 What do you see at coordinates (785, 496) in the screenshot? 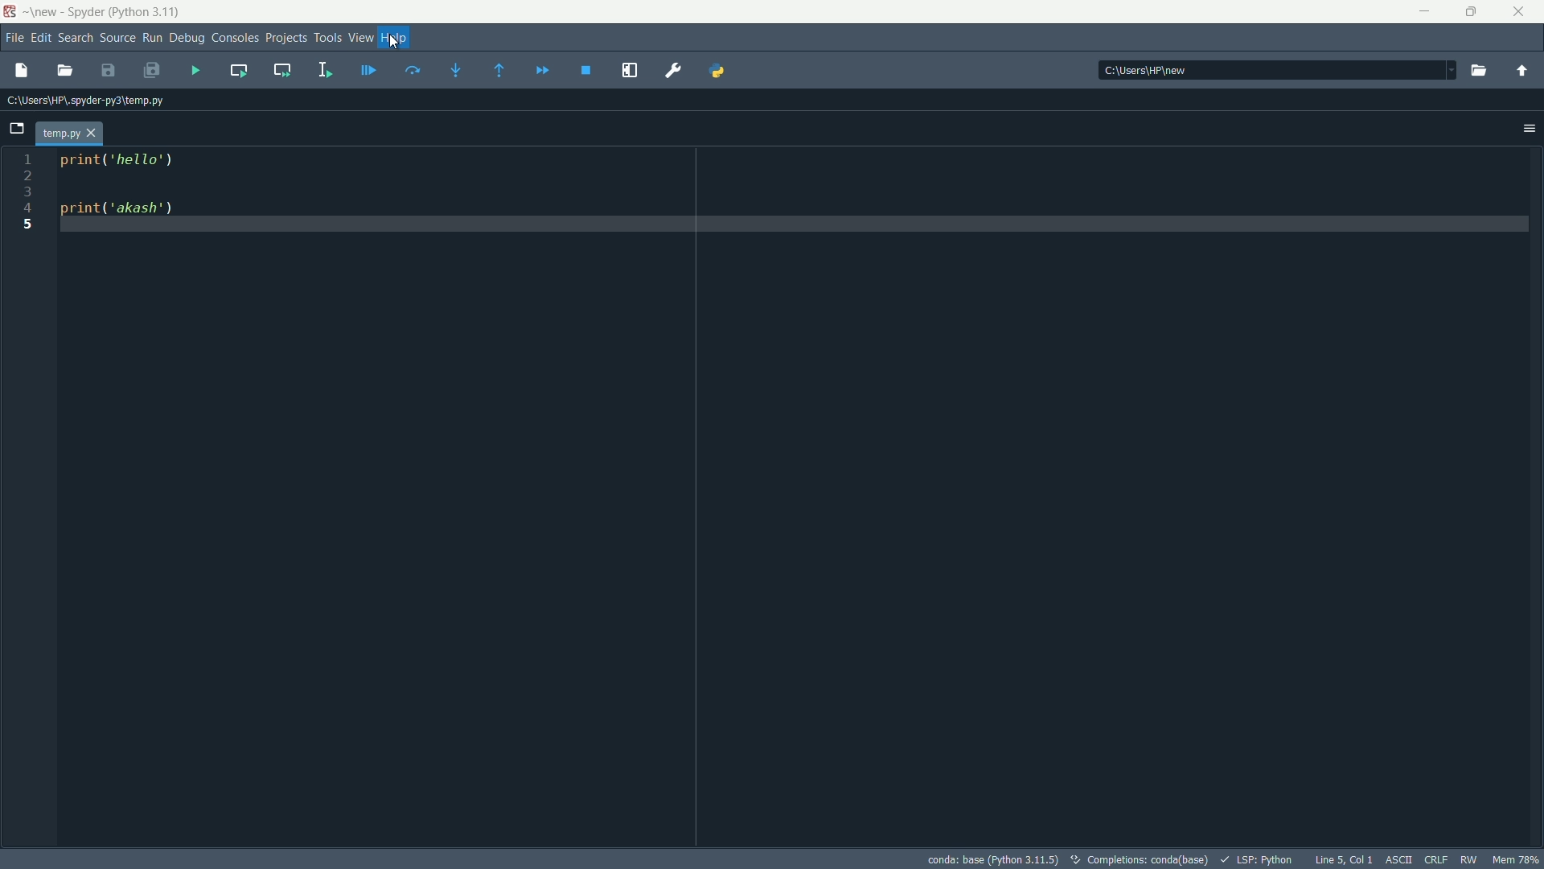
I see `print('hello') print('akash')` at bounding box center [785, 496].